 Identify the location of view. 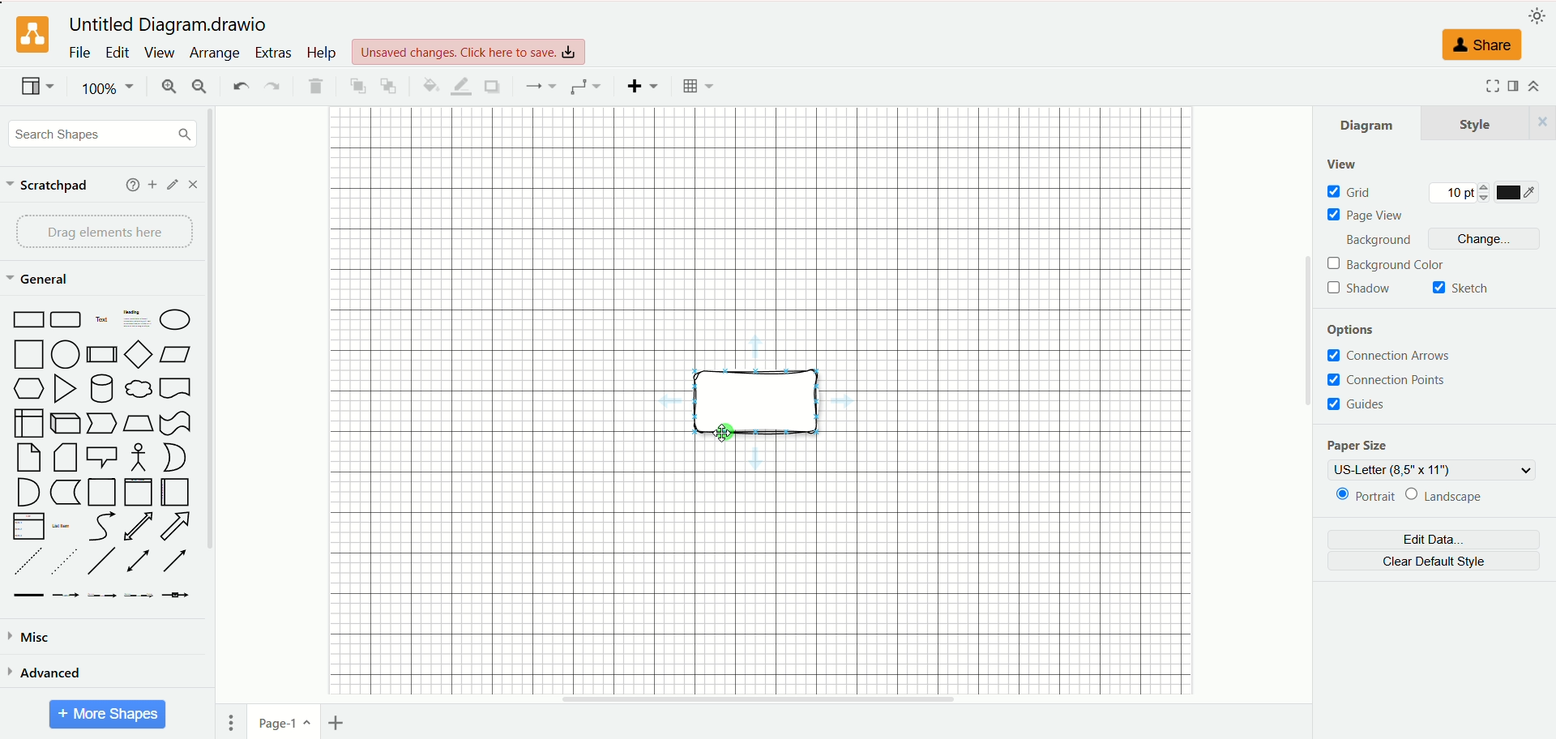
(158, 53).